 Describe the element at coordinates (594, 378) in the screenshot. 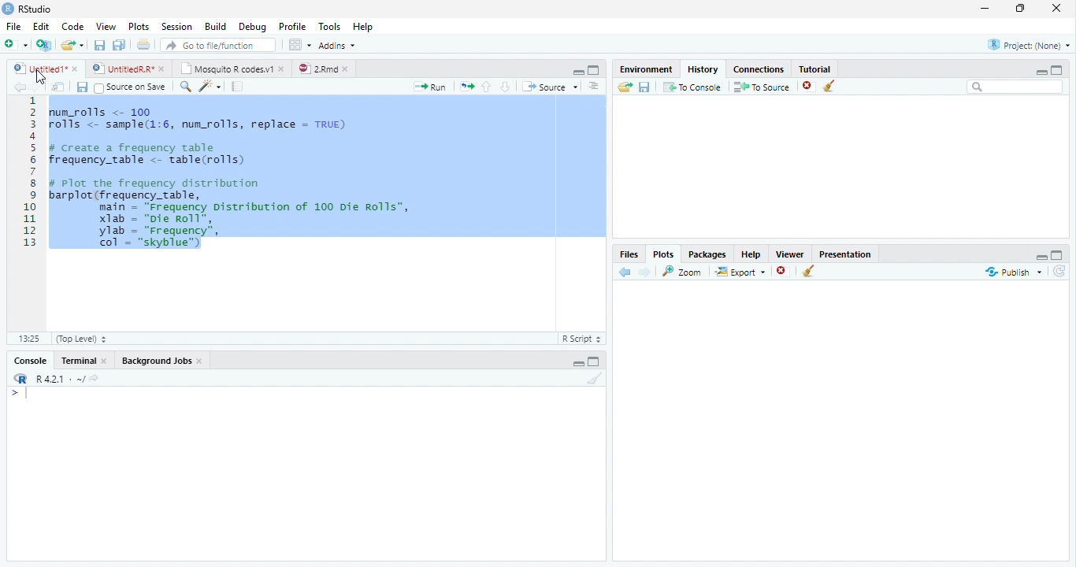

I see `Clear` at that location.